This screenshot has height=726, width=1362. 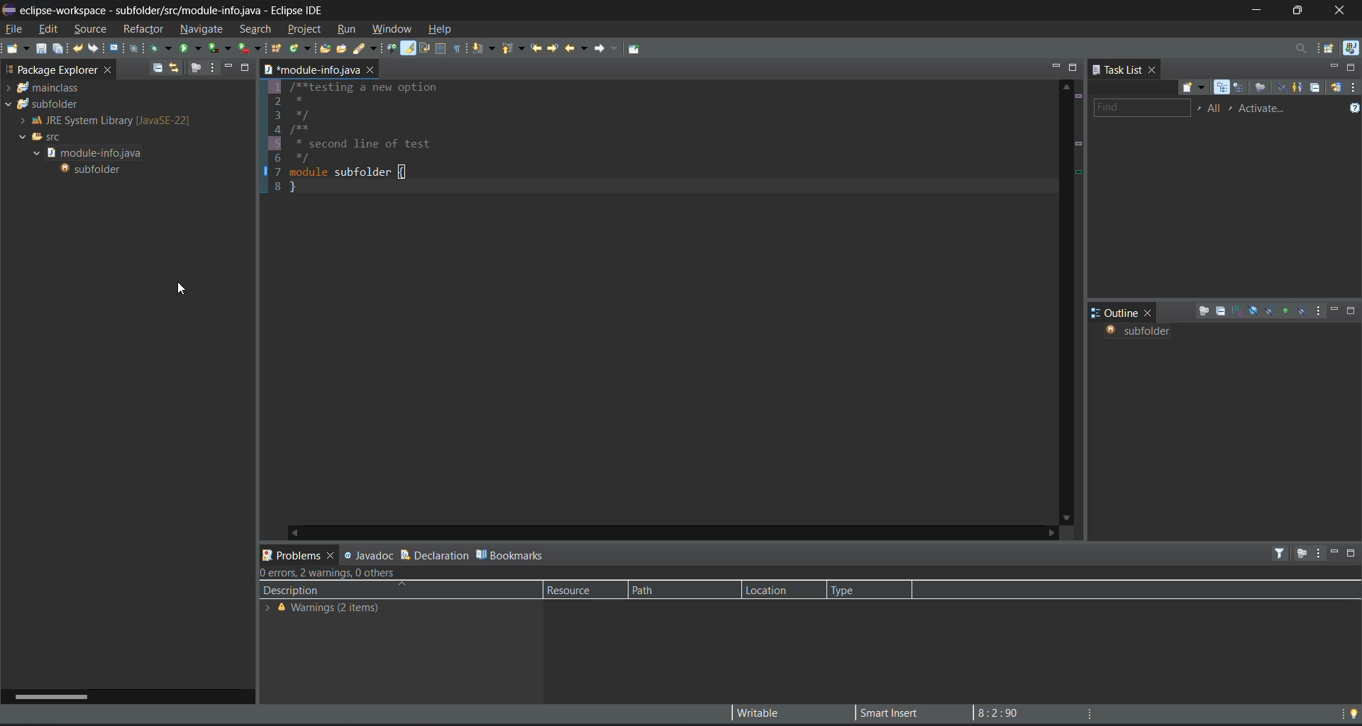 What do you see at coordinates (576, 590) in the screenshot?
I see `resource` at bounding box center [576, 590].